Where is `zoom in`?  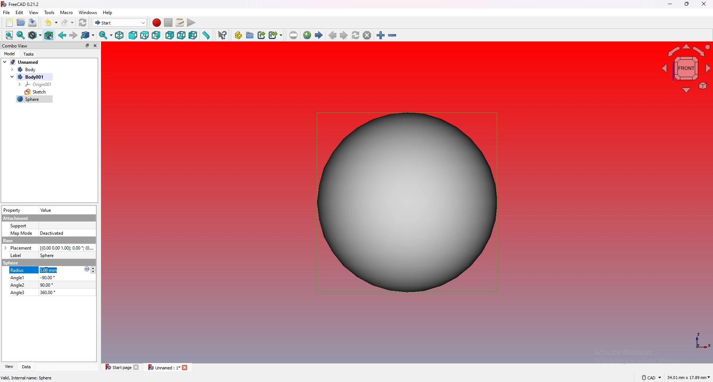 zoom in is located at coordinates (381, 35).